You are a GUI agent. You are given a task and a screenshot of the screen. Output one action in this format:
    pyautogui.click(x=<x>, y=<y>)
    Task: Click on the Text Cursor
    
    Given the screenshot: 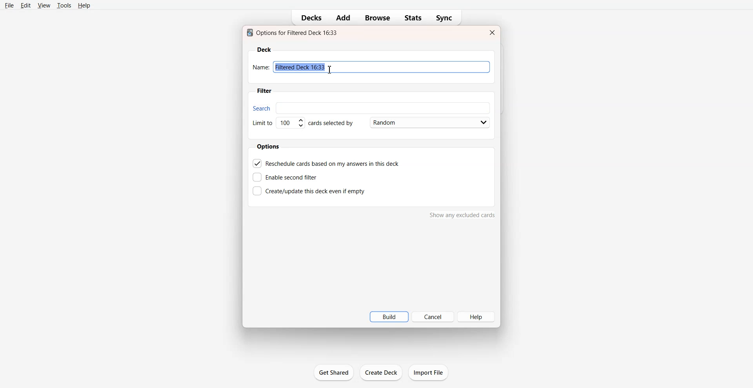 What is the action you would take?
    pyautogui.click(x=331, y=71)
    